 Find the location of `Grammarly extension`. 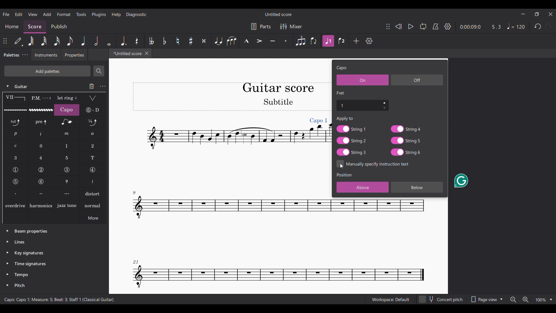

Grammarly extension is located at coordinates (461, 181).